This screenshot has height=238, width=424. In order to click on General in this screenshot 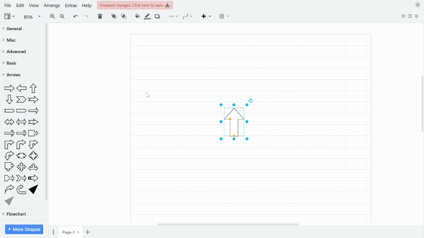, I will do `click(14, 29)`.